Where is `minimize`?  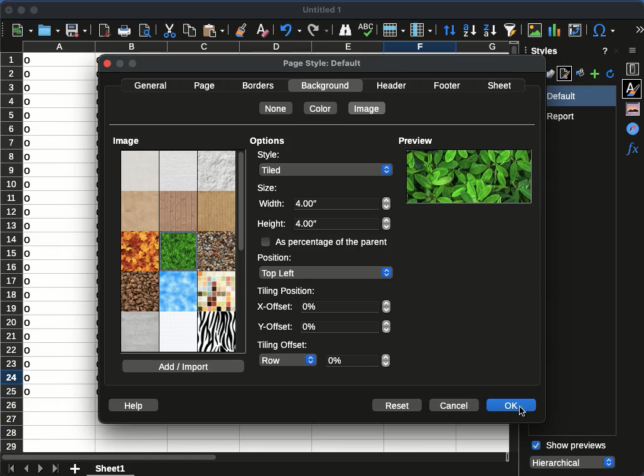
minimize is located at coordinates (21, 10).